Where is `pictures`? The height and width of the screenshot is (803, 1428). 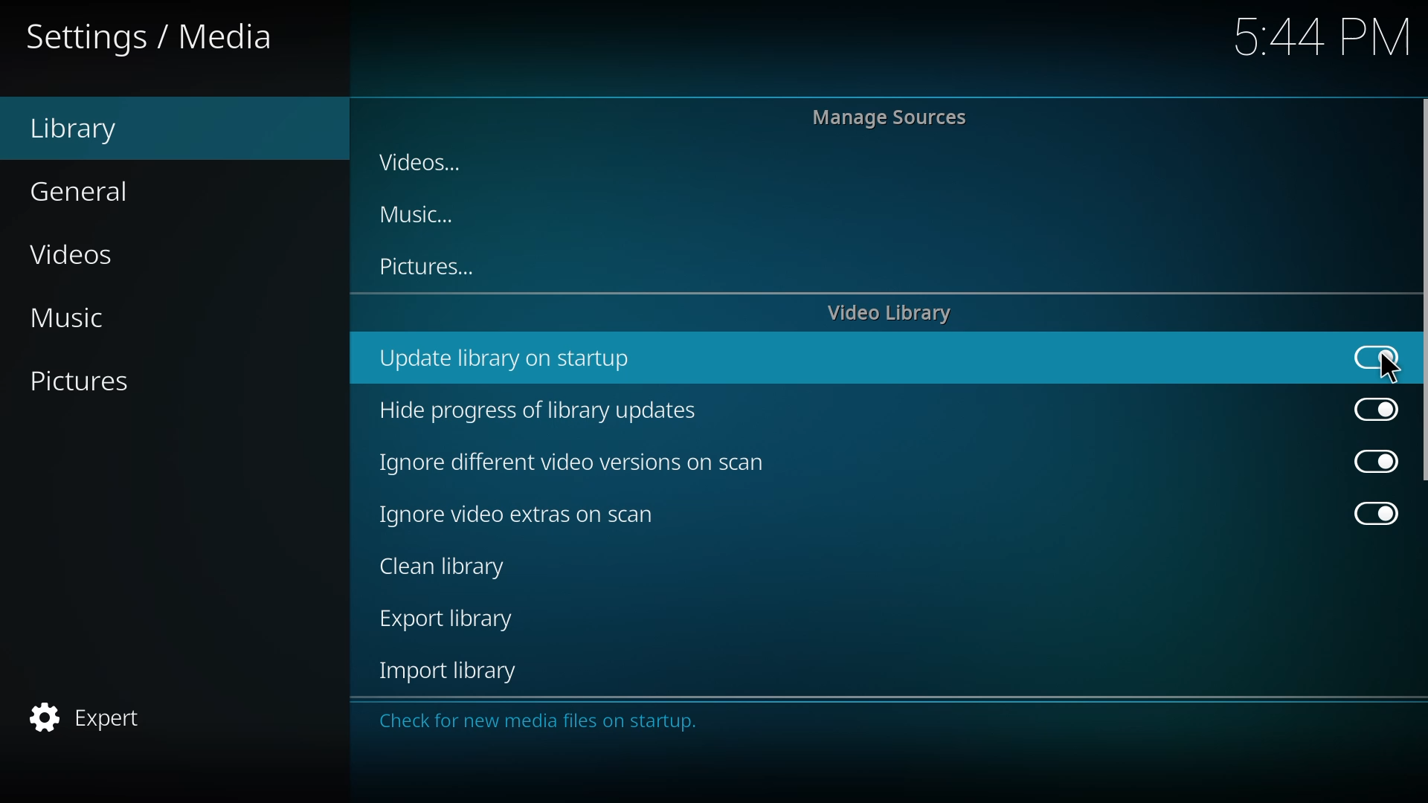
pictures is located at coordinates (425, 265).